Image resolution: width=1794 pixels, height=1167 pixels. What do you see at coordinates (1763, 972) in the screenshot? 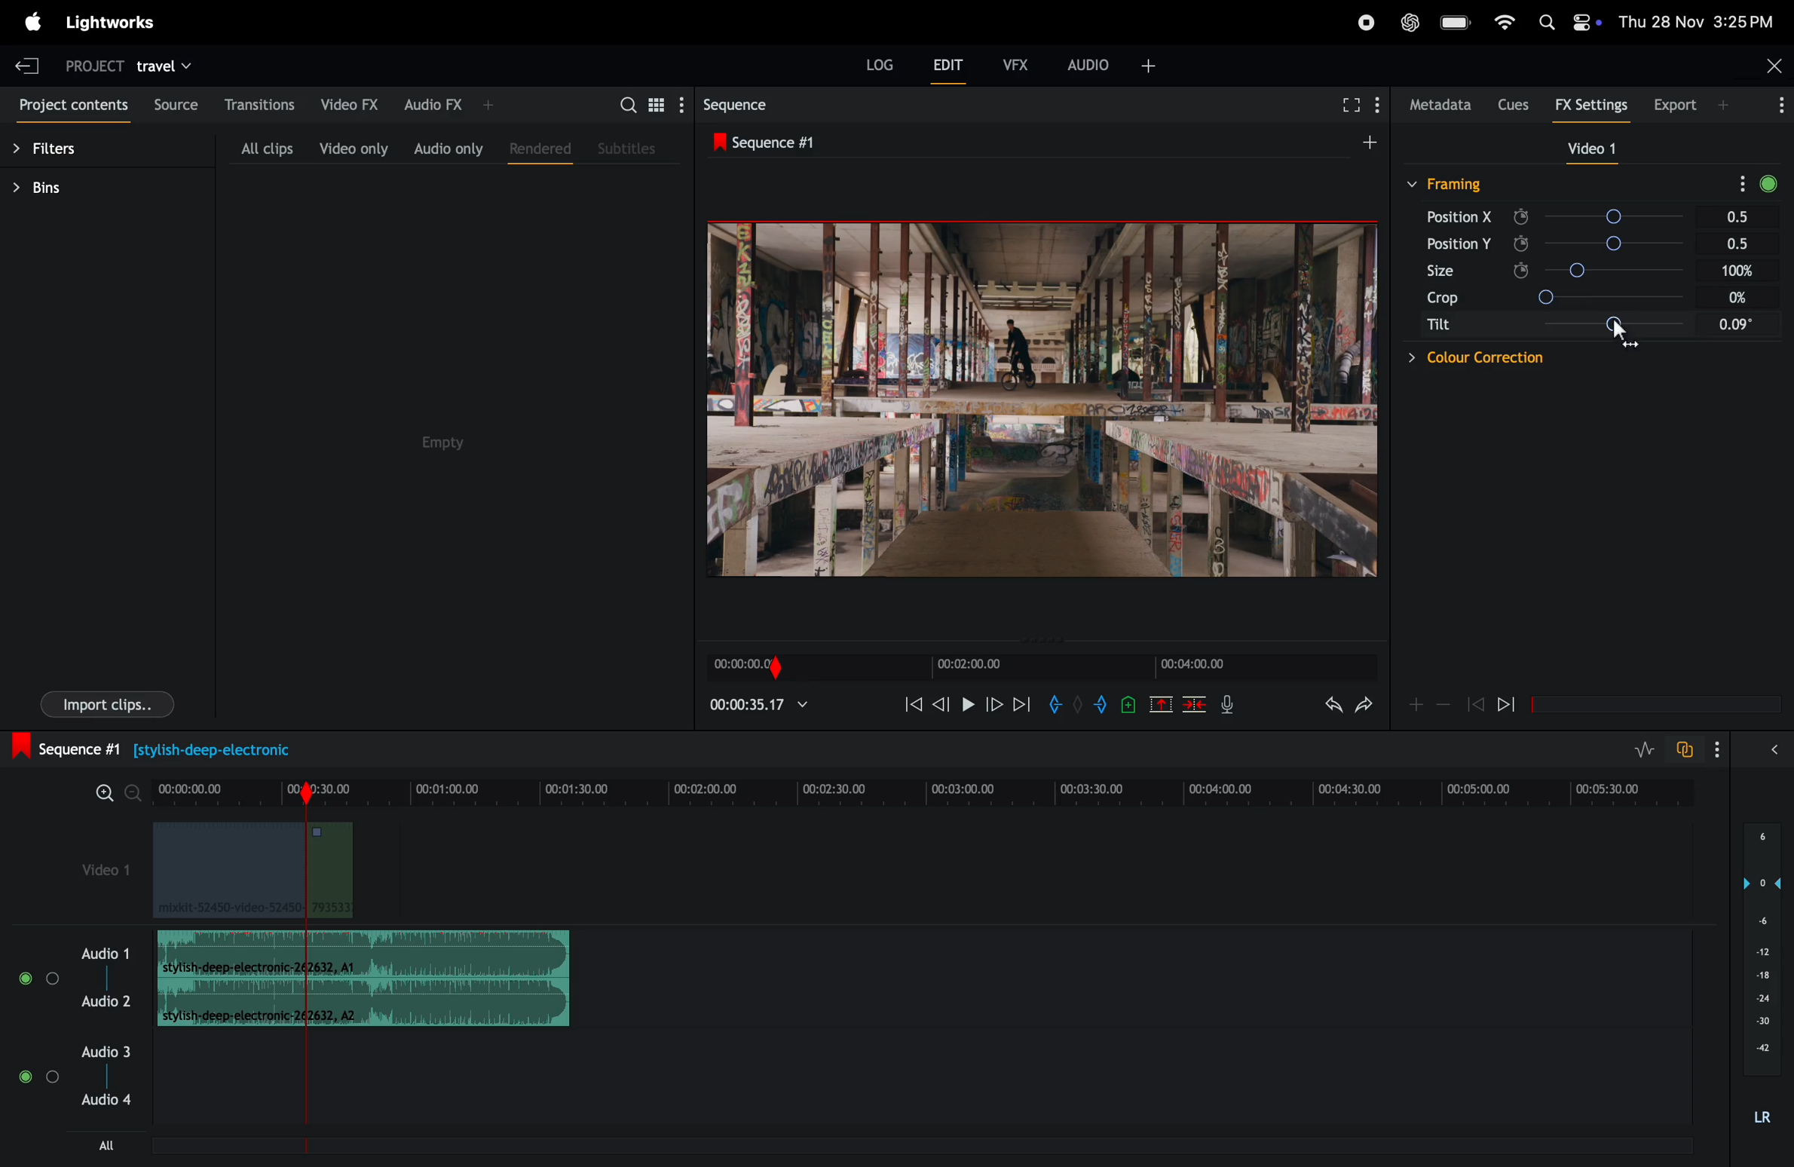
I see `audio level` at bounding box center [1763, 972].